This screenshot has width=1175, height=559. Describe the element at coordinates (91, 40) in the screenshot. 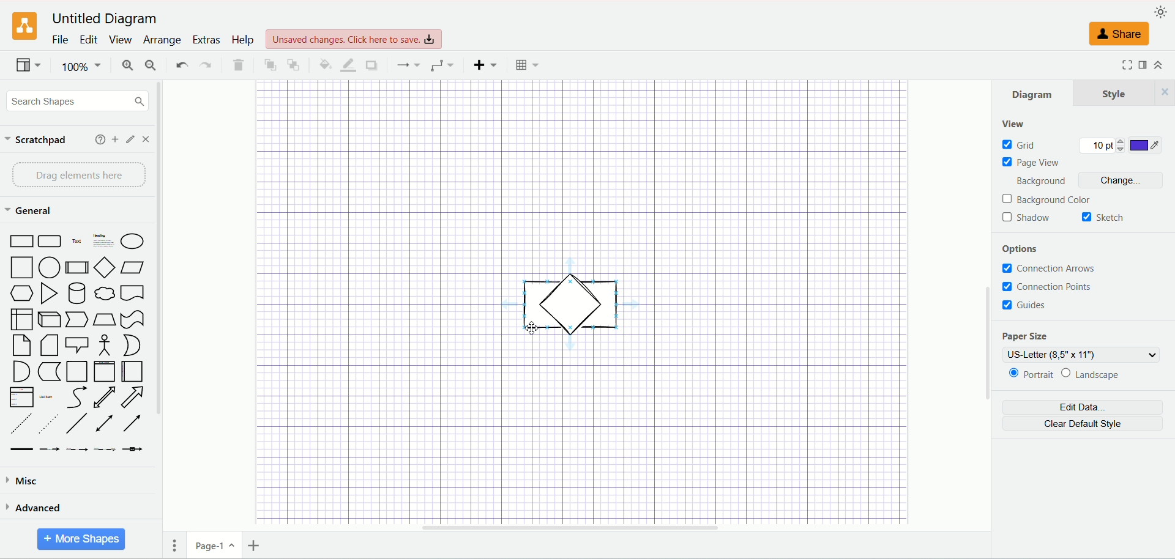

I see `edit` at that location.